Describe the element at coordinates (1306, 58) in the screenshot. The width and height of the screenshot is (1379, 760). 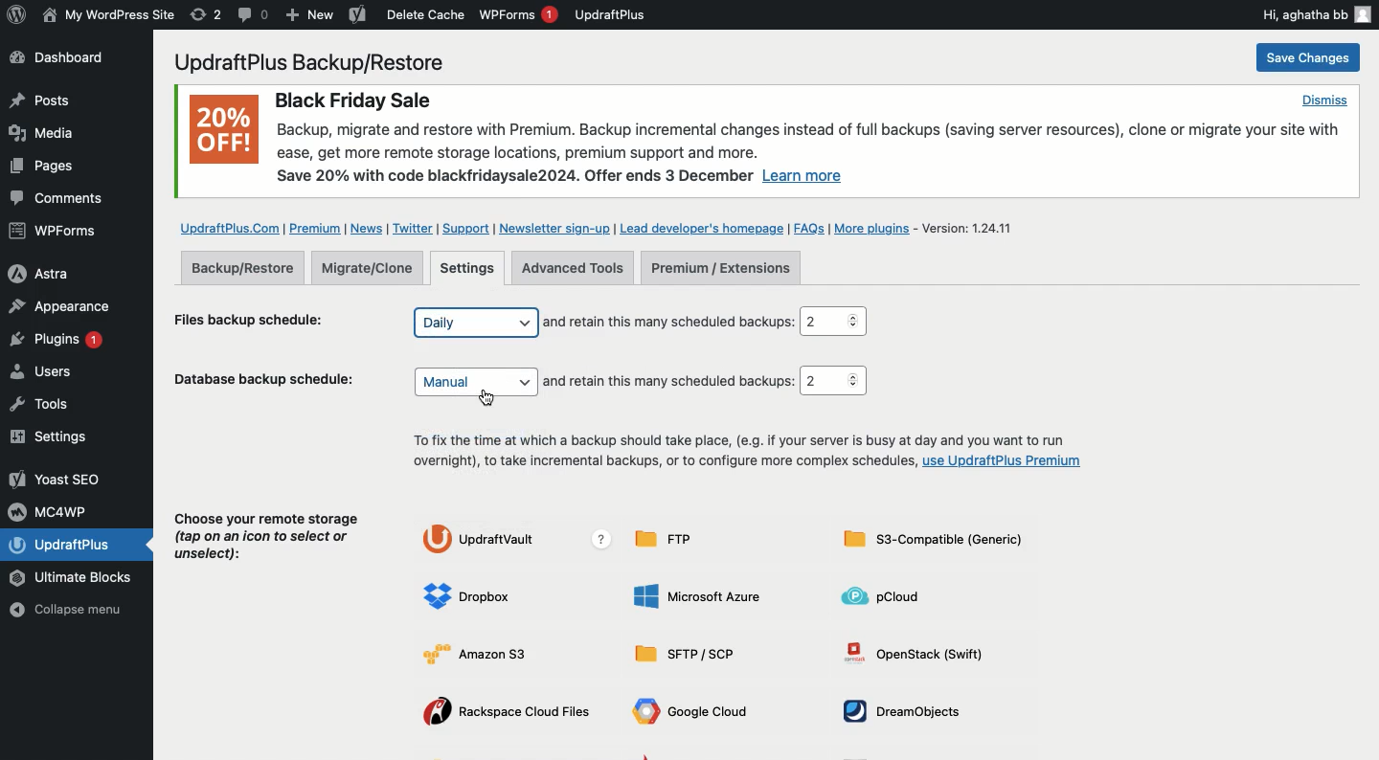
I see `Save change` at that location.